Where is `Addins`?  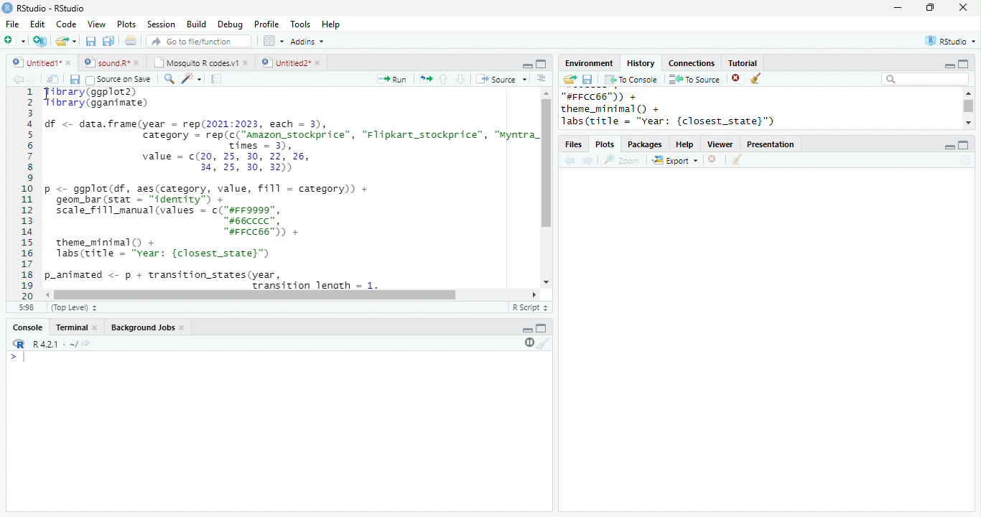
Addins is located at coordinates (307, 41).